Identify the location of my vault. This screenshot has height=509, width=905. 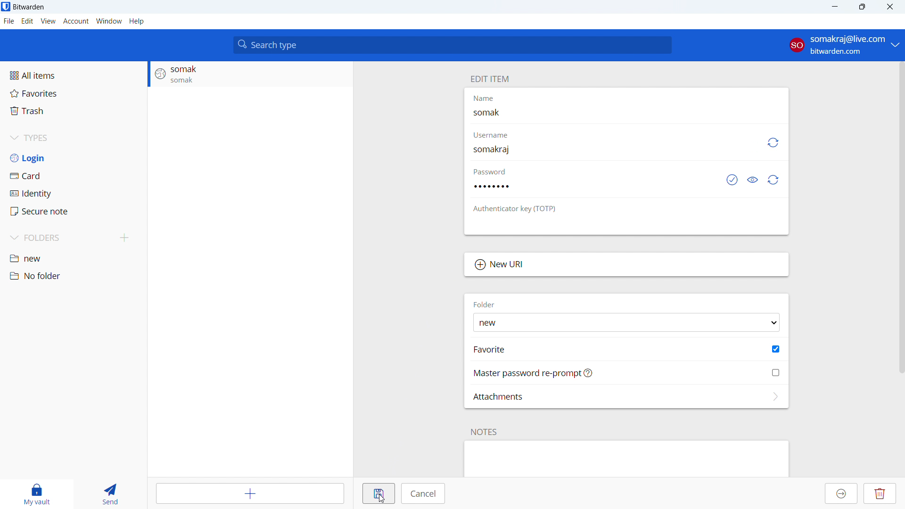
(37, 494).